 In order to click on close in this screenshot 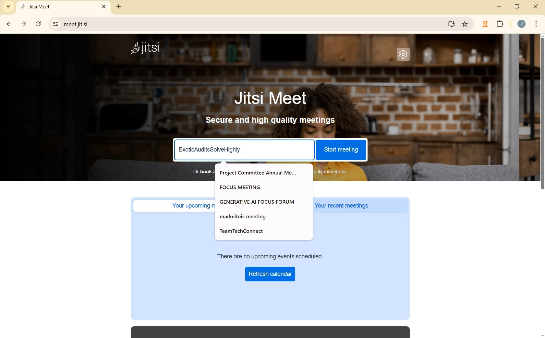, I will do `click(536, 7)`.